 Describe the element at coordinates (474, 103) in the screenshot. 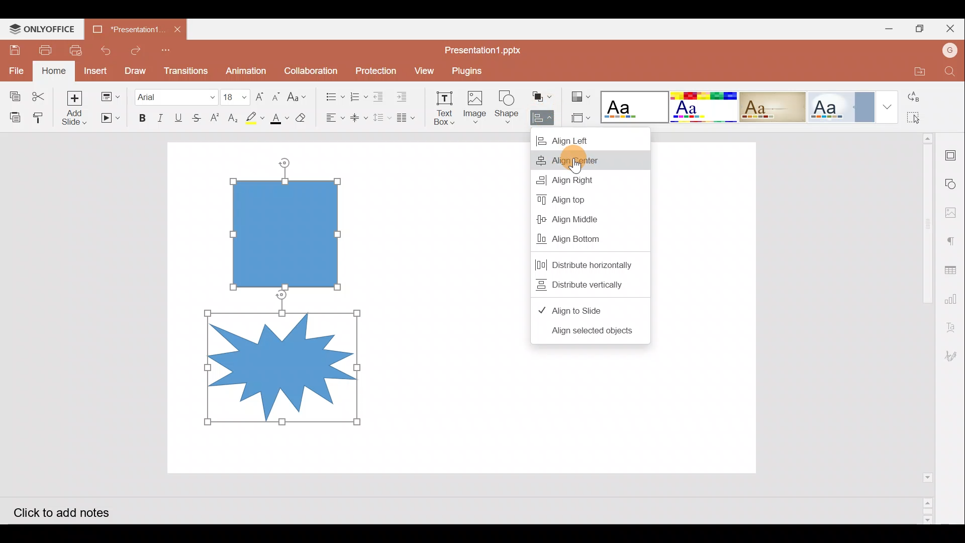

I see `Insert image` at that location.